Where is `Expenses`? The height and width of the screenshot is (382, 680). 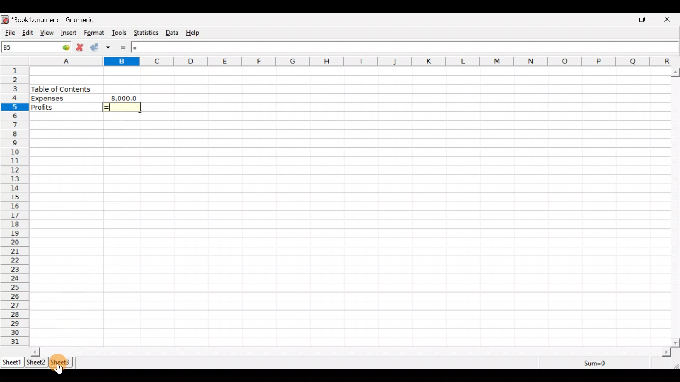 Expenses is located at coordinates (65, 98).